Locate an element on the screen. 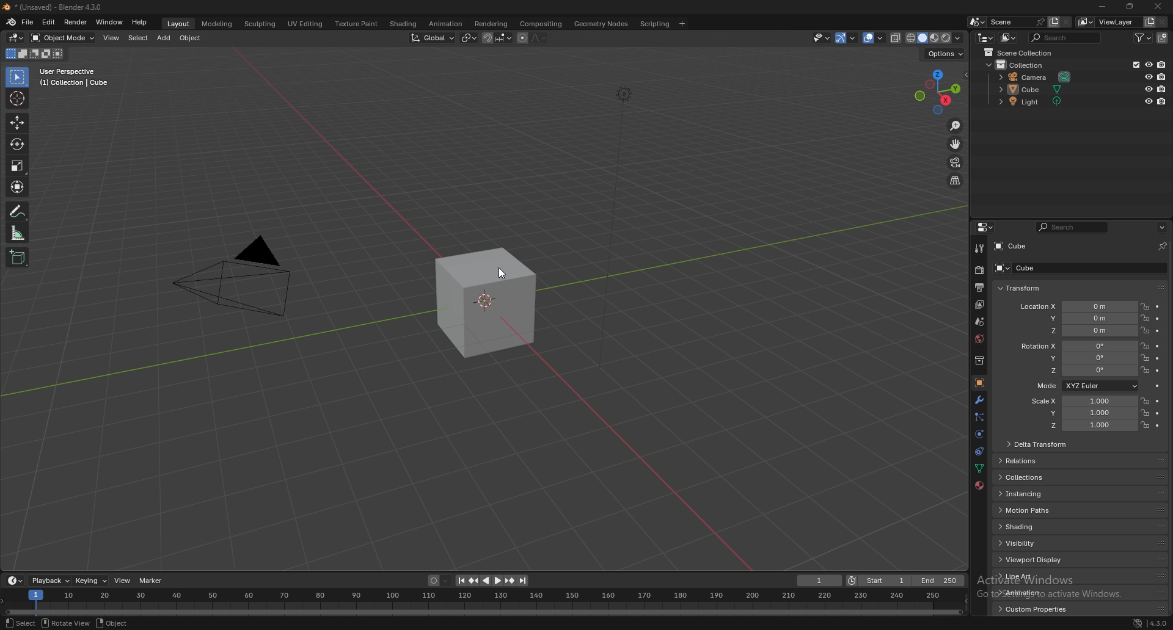 The image size is (1173, 630). info is located at coordinates (77, 76).